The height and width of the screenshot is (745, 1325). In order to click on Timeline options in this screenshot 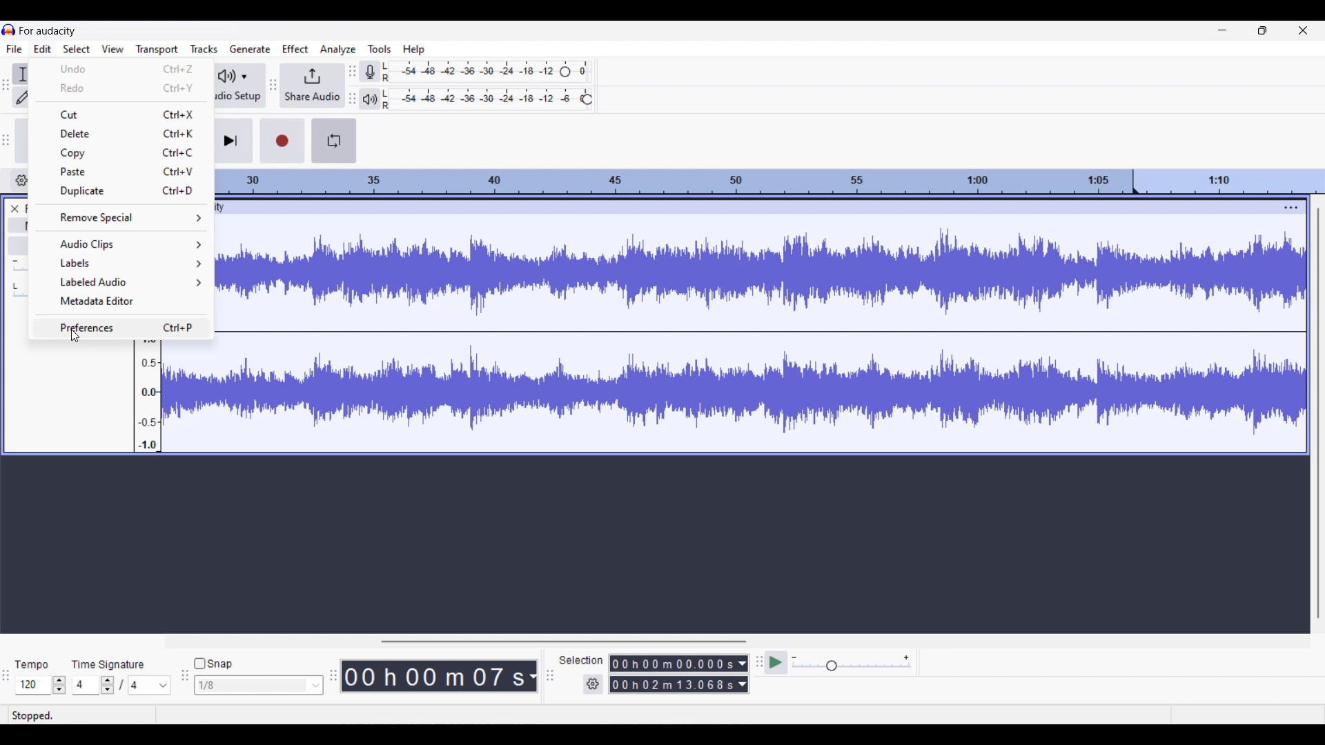, I will do `click(22, 181)`.